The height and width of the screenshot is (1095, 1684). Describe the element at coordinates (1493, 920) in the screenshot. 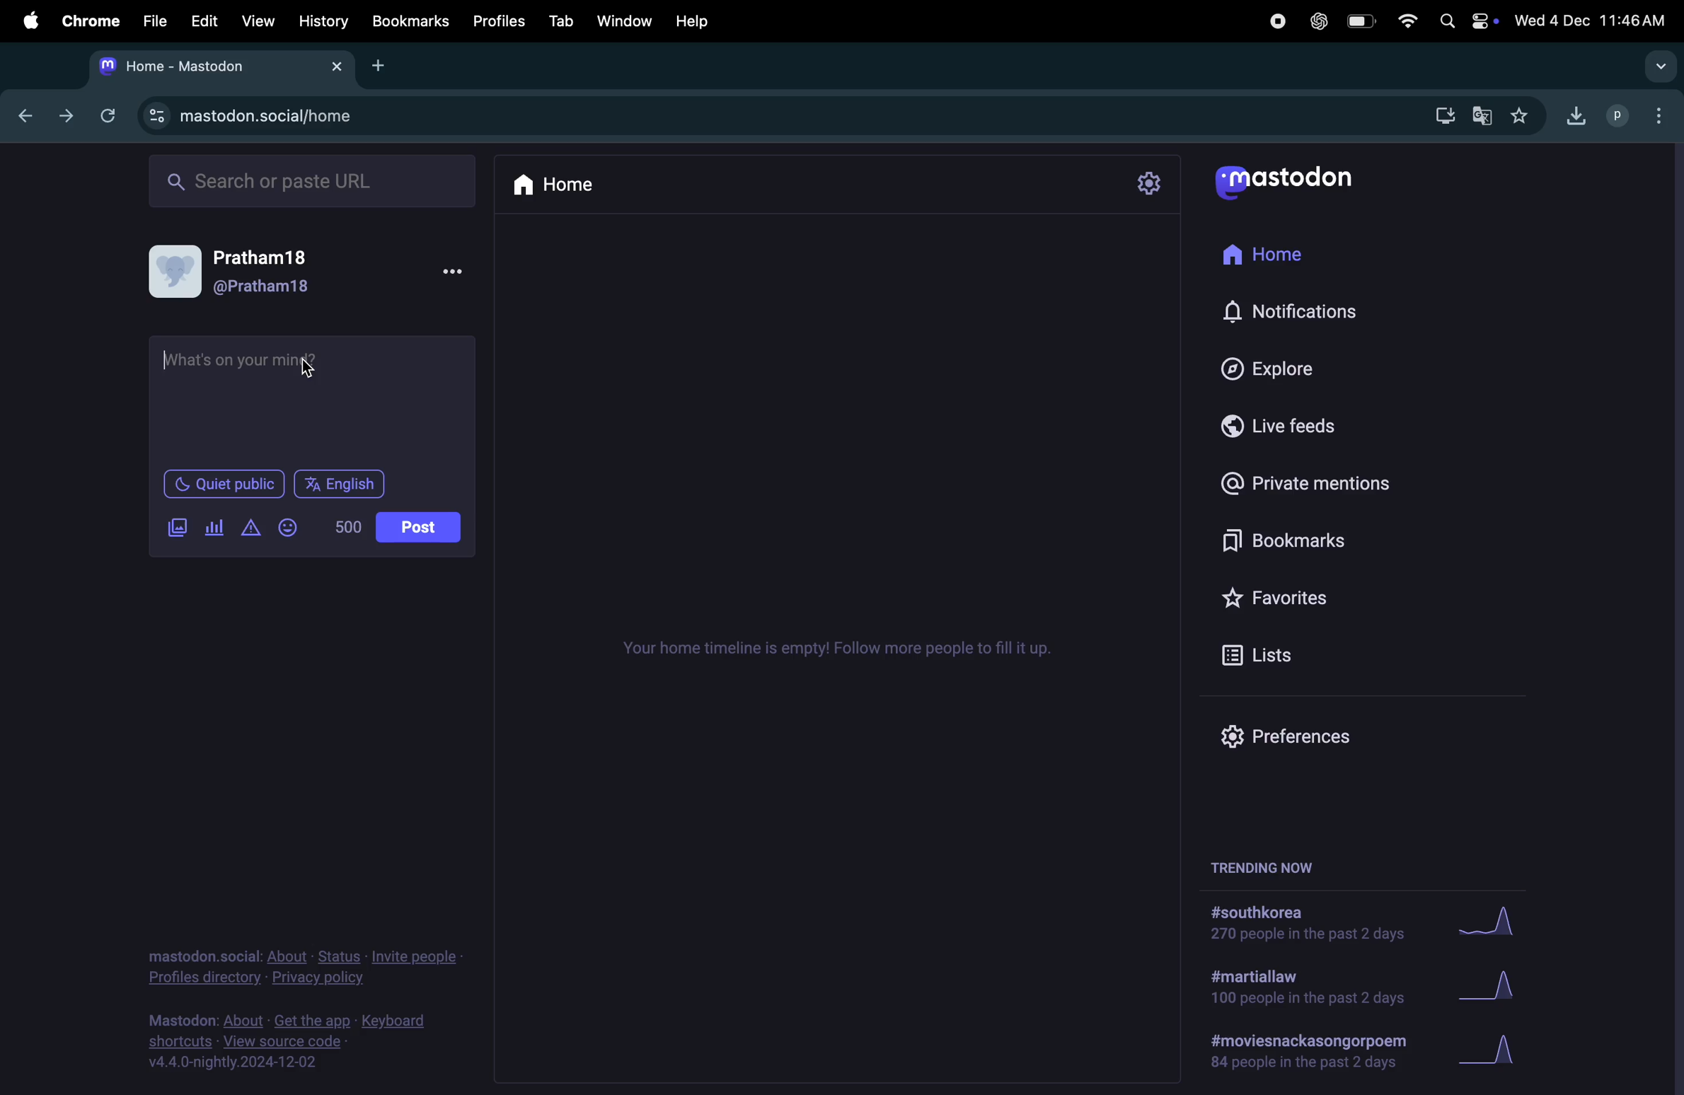

I see `Graph` at that location.